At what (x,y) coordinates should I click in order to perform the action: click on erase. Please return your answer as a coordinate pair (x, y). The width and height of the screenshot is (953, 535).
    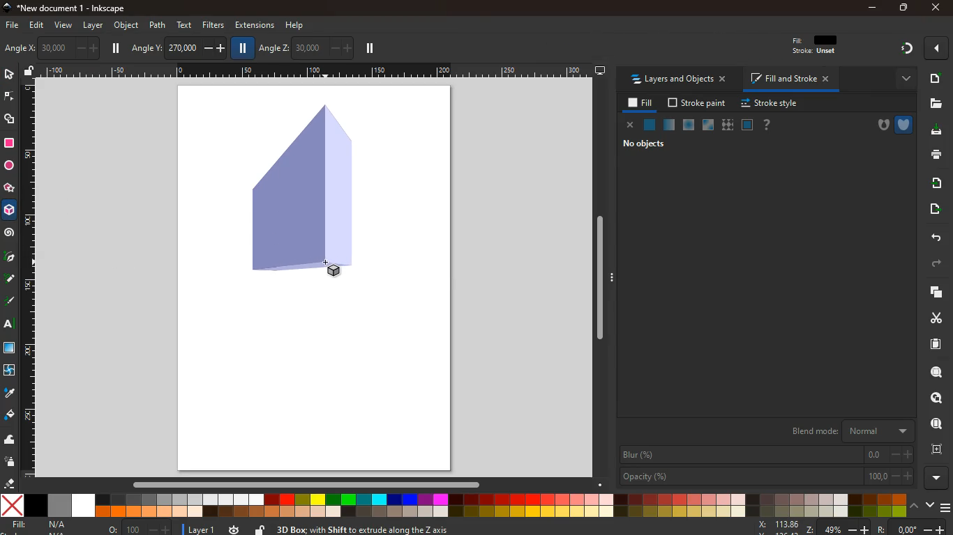
    Looking at the image, I should click on (10, 483).